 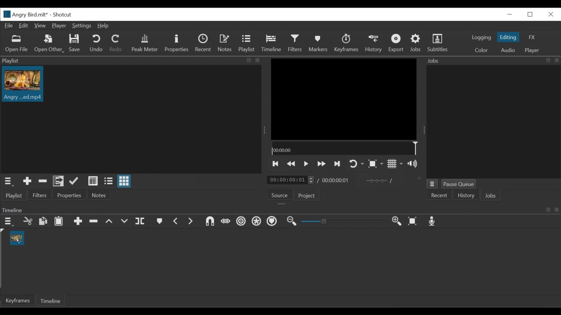 What do you see at coordinates (49, 44) in the screenshot?
I see `Open Other` at bounding box center [49, 44].